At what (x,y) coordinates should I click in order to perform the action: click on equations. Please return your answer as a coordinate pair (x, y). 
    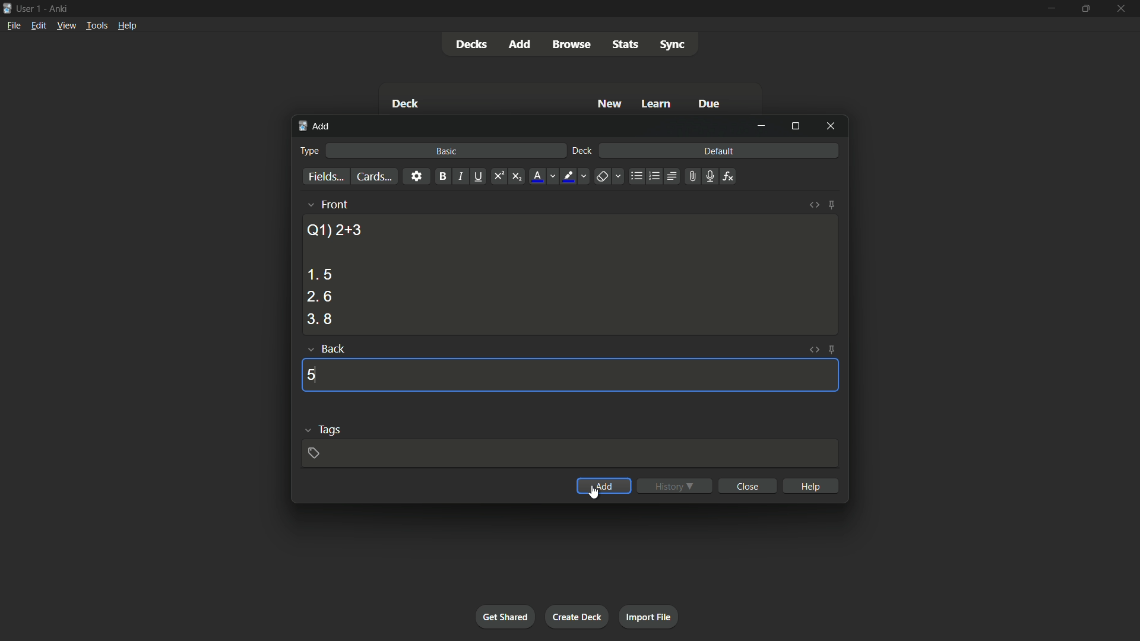
    Looking at the image, I should click on (728, 176).